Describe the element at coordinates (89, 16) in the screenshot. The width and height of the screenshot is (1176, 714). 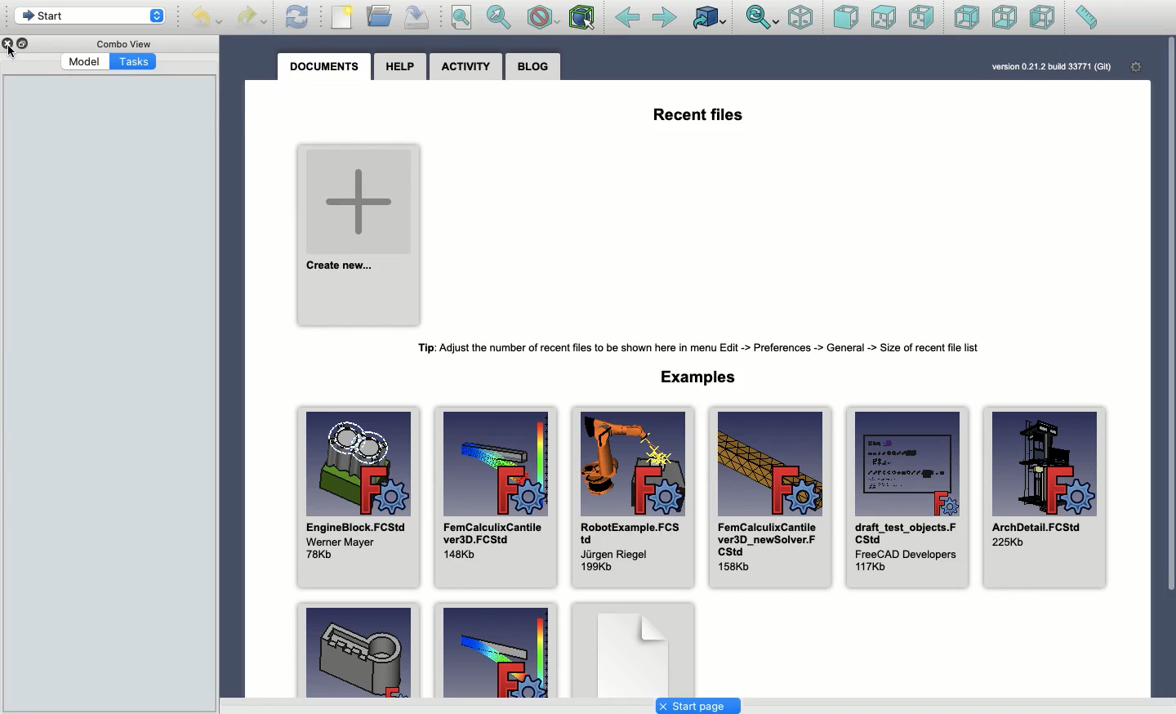
I see `Start` at that location.